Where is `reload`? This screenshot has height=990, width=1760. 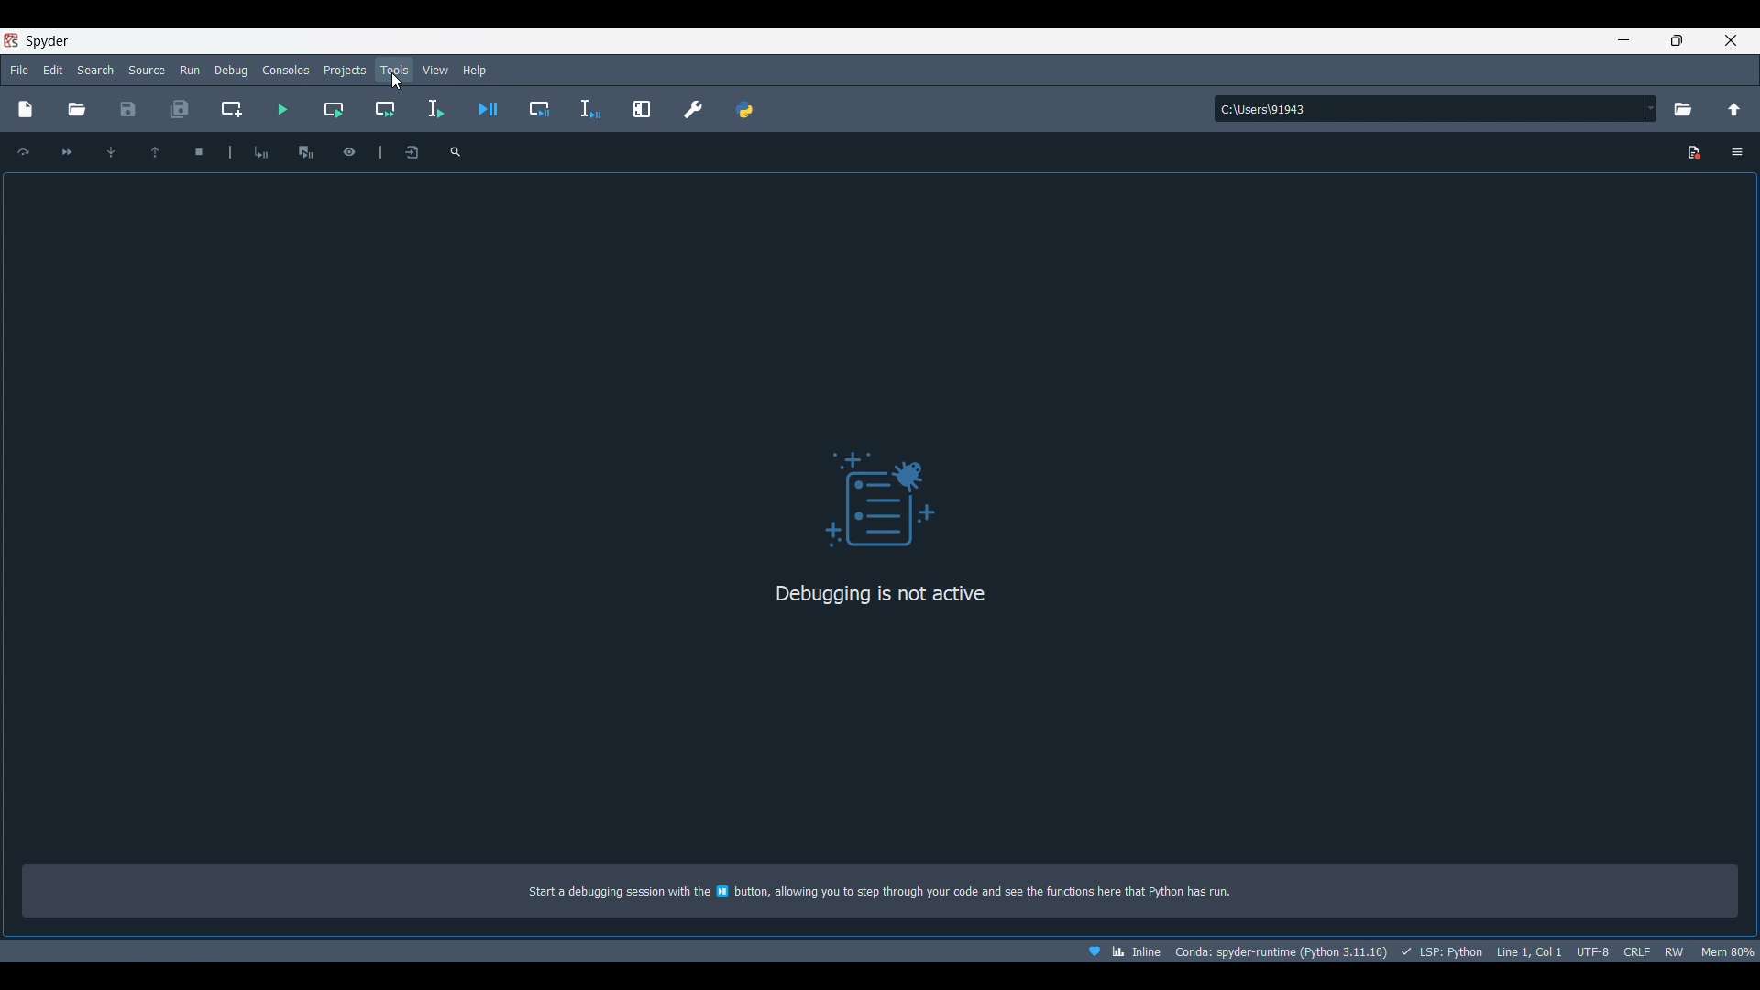 reload is located at coordinates (24, 150).